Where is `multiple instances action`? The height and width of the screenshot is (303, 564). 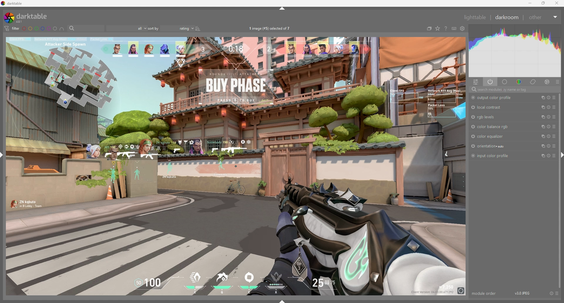
multiple instances action is located at coordinates (541, 107).